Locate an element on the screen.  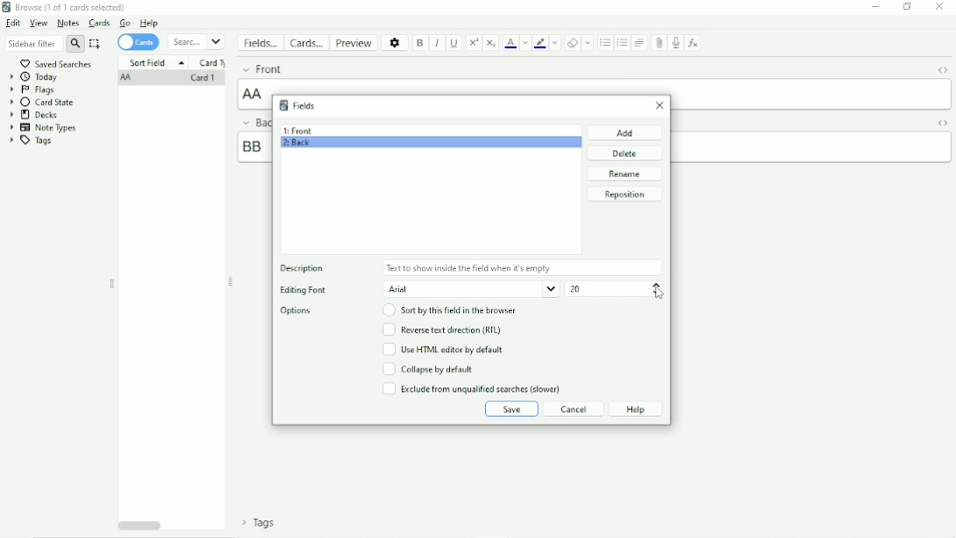
Reposition is located at coordinates (624, 195).